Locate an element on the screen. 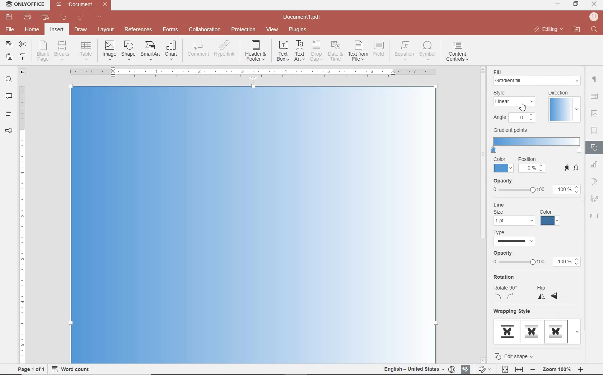 This screenshot has width=603, height=375. ruler is located at coordinates (23, 219).